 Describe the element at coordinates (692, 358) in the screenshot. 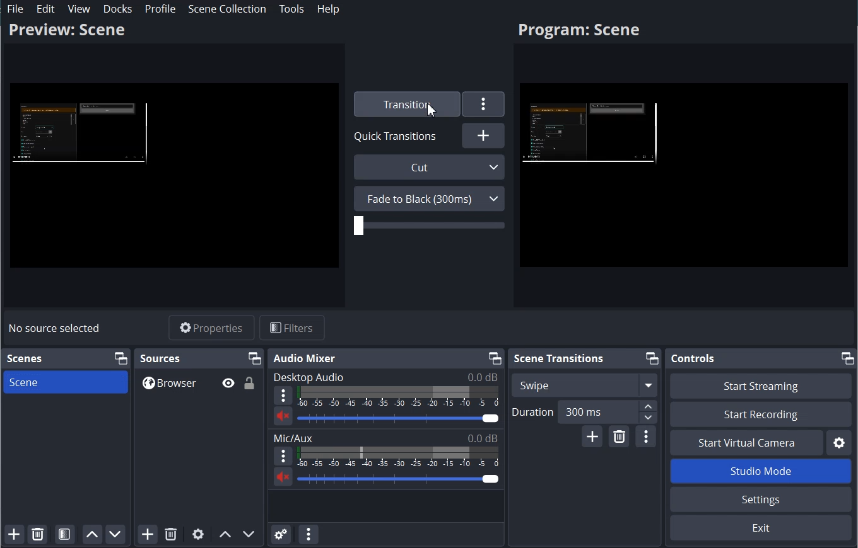

I see `Controls` at that location.